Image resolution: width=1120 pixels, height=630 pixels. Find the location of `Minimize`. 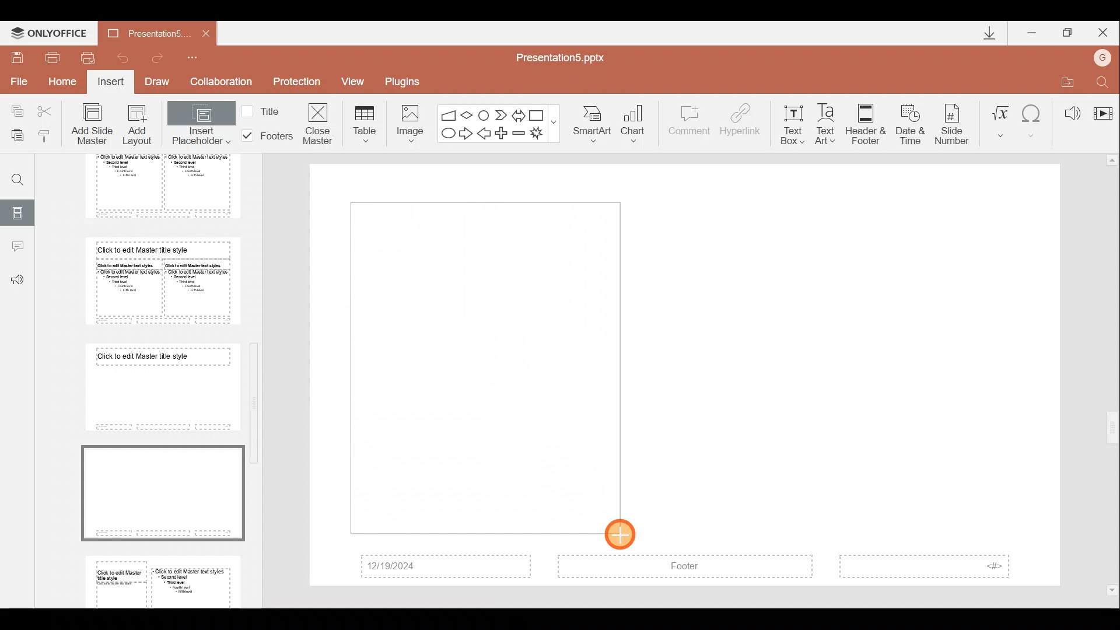

Minimize is located at coordinates (1032, 30).